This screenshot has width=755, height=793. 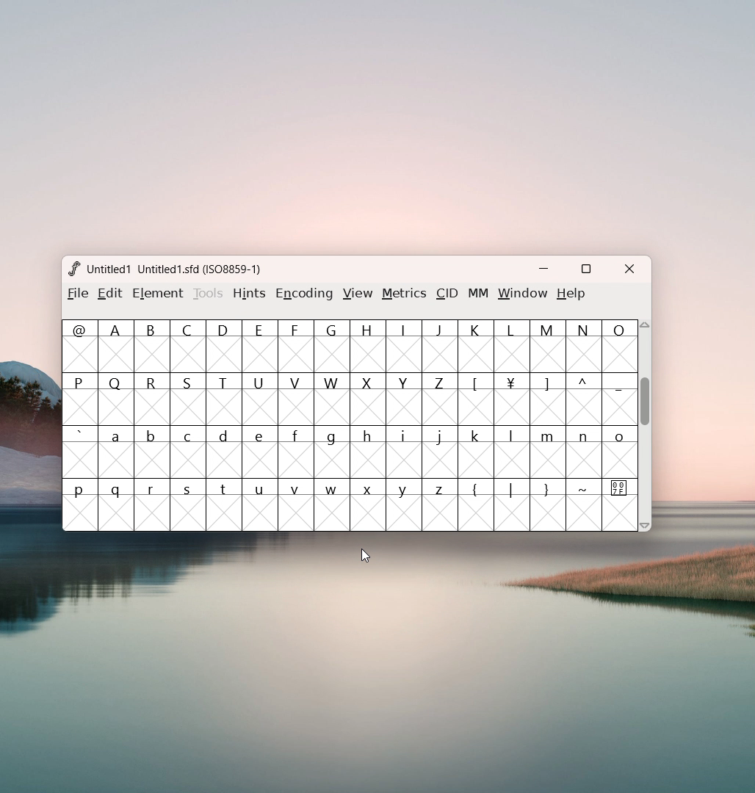 I want to click on B, so click(x=153, y=346).